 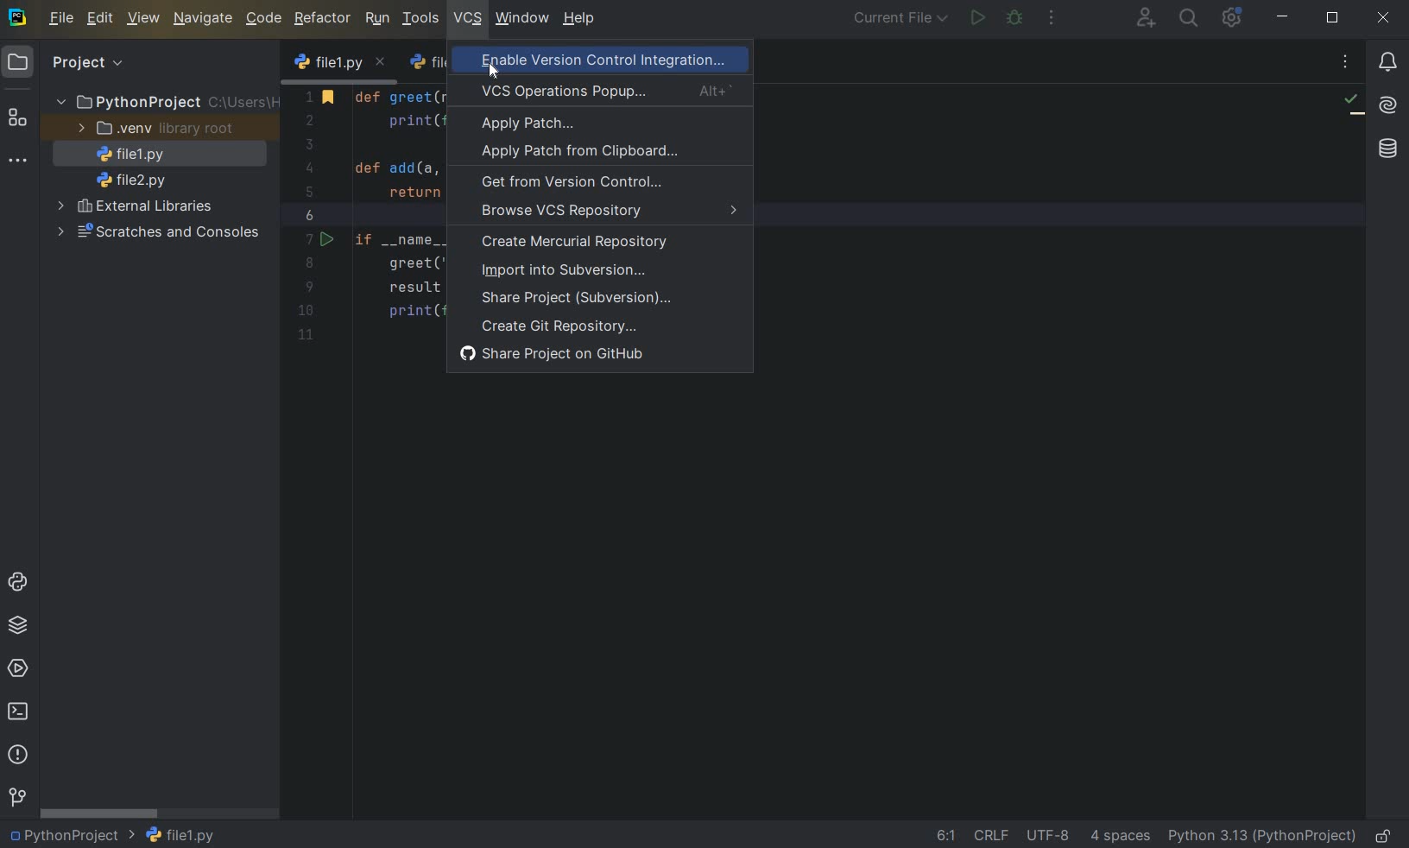 What do you see at coordinates (16, 797) in the screenshot?
I see `Version control` at bounding box center [16, 797].